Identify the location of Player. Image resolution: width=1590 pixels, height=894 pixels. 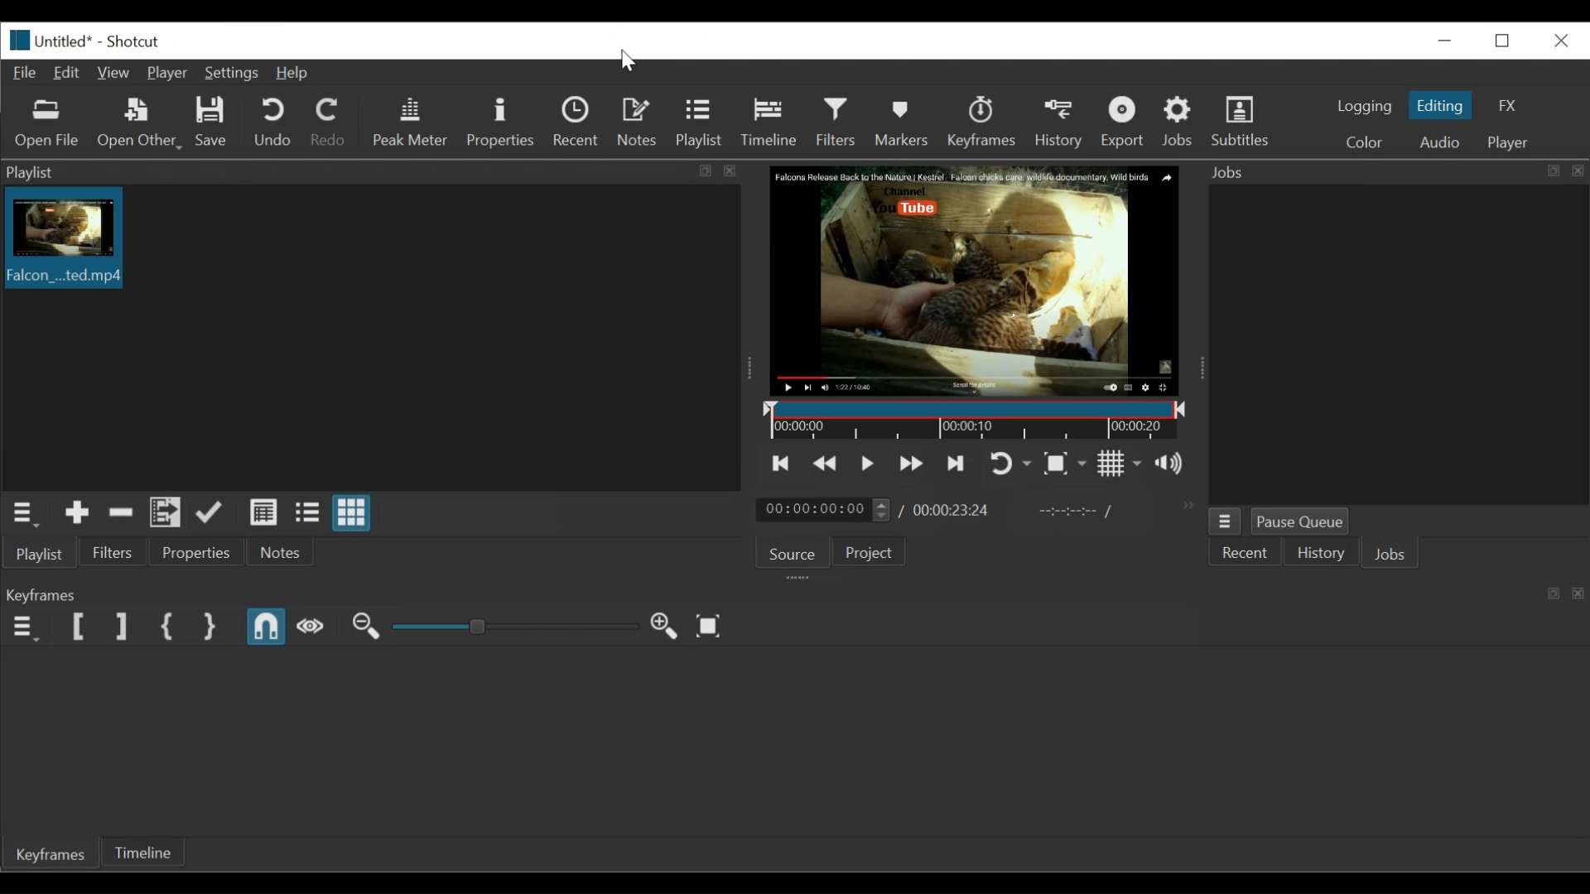
(1506, 142).